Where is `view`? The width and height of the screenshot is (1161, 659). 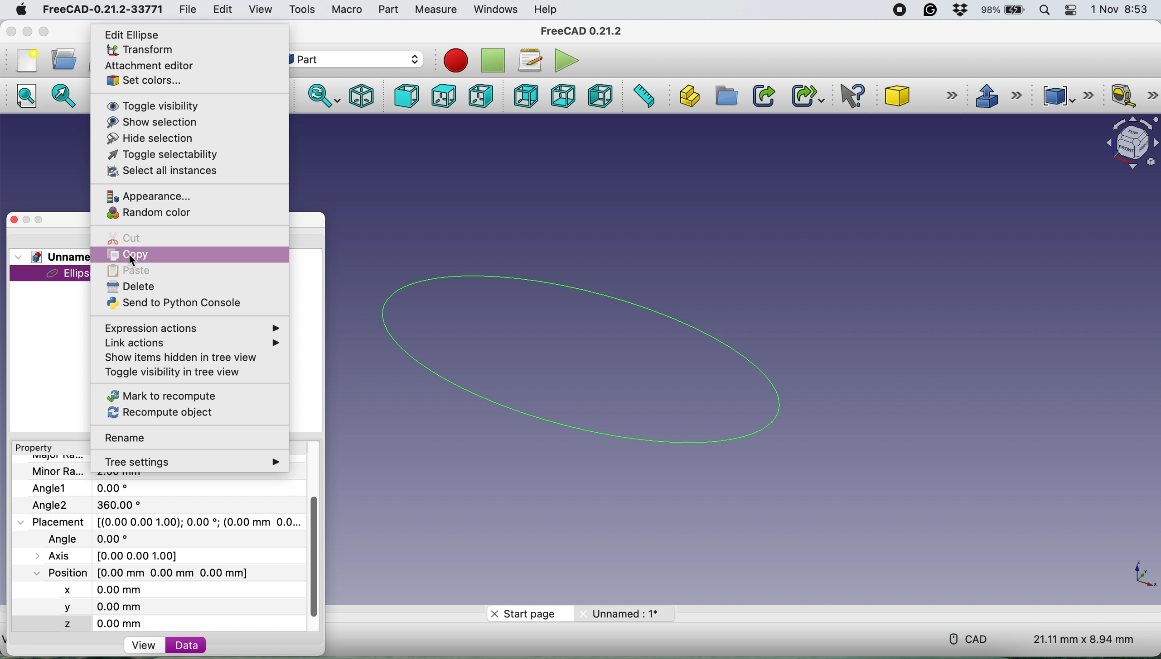
view is located at coordinates (259, 9).